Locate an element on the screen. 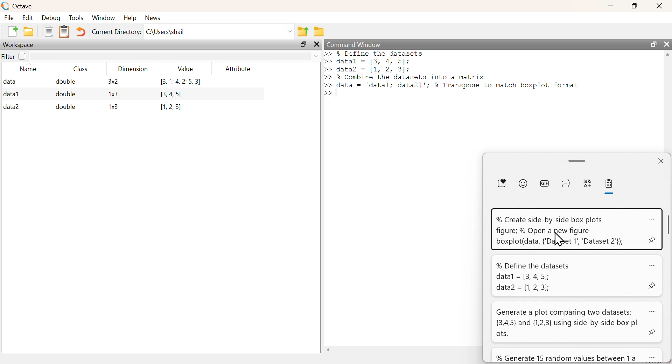  close is located at coordinates (667, 44).